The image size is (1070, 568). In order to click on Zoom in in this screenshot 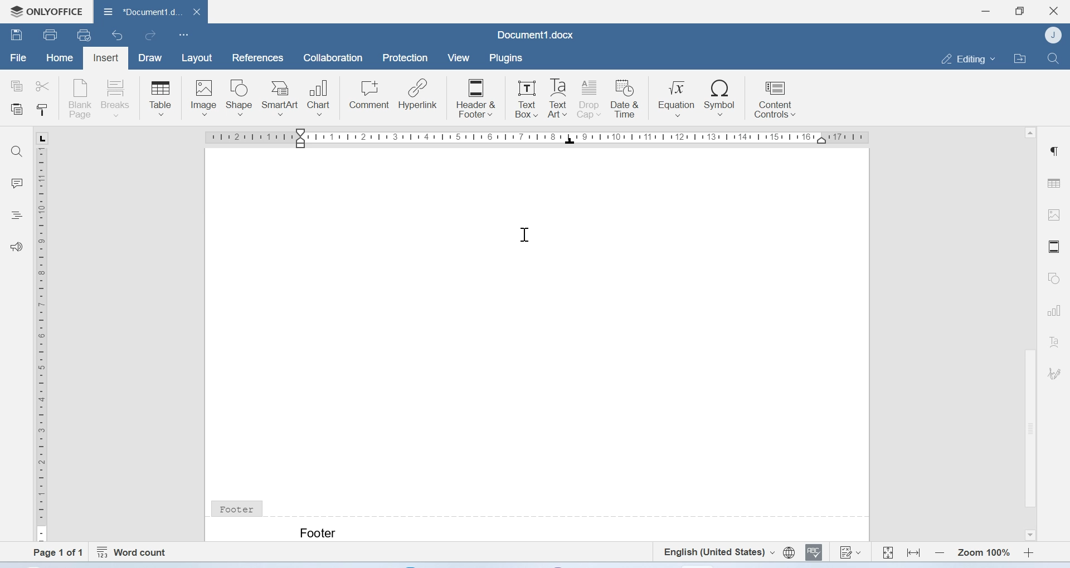, I will do `click(1029, 551)`.